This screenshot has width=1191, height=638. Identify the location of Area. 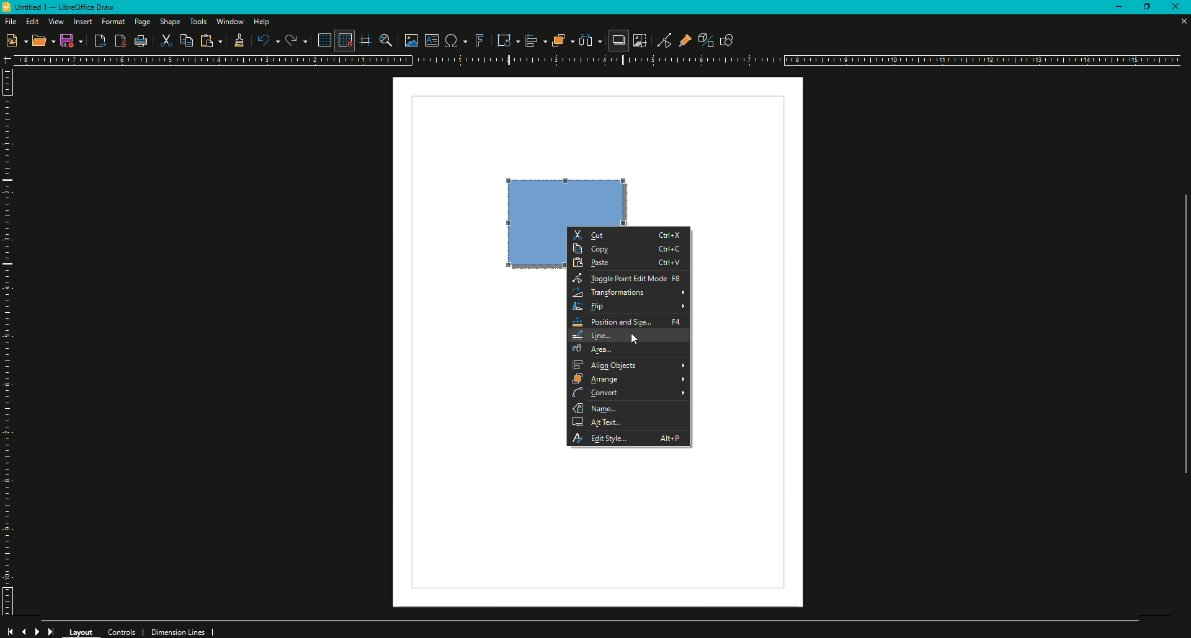
(630, 350).